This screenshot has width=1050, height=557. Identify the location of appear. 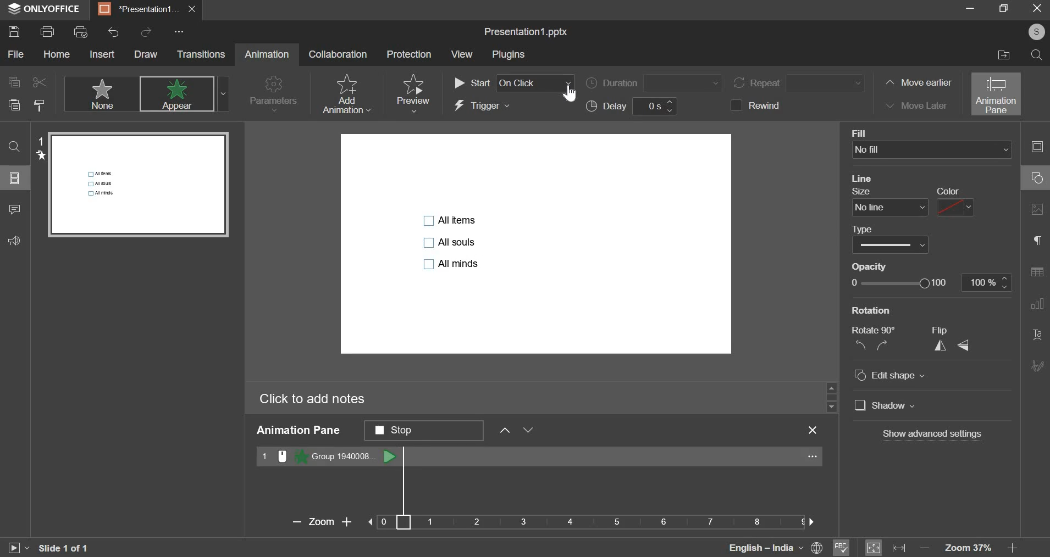
(184, 94).